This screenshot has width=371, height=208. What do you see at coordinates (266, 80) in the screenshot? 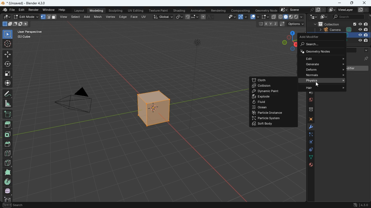
I see `cloth` at bounding box center [266, 80].